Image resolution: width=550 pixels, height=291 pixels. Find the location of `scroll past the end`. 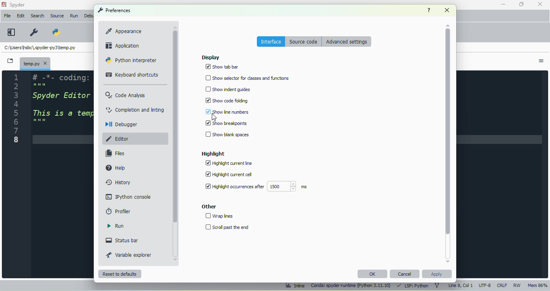

scroll past the end is located at coordinates (227, 227).